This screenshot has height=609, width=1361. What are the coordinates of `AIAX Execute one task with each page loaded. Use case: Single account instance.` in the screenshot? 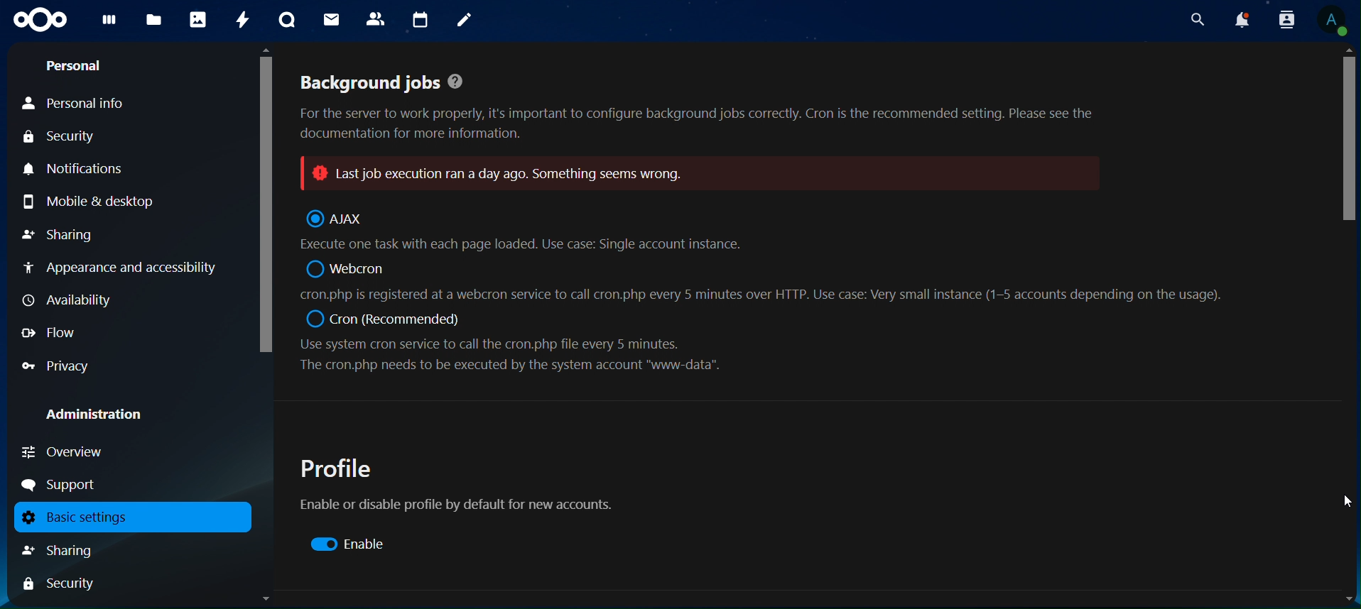 It's located at (534, 230).